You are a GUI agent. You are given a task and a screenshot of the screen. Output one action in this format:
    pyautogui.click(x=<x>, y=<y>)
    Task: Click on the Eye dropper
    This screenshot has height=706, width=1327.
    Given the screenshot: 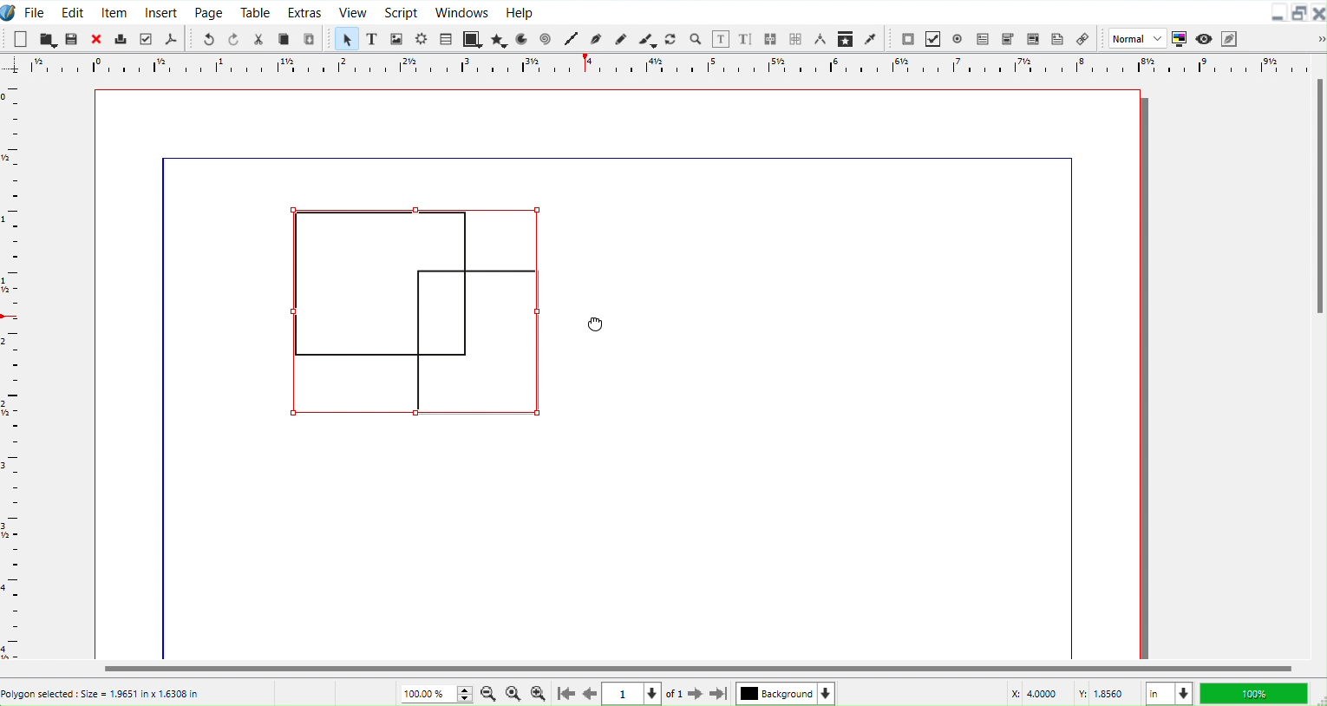 What is the action you would take?
    pyautogui.click(x=871, y=38)
    